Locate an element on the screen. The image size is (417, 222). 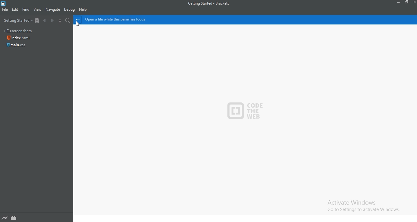
code editor is located at coordinates (245, 124).